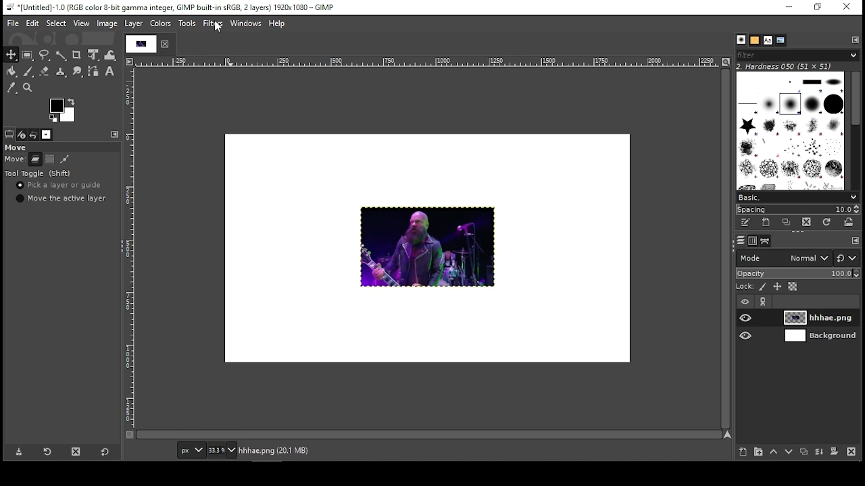 This screenshot has height=486, width=865. Describe the element at coordinates (28, 88) in the screenshot. I see `zoom tool` at that location.